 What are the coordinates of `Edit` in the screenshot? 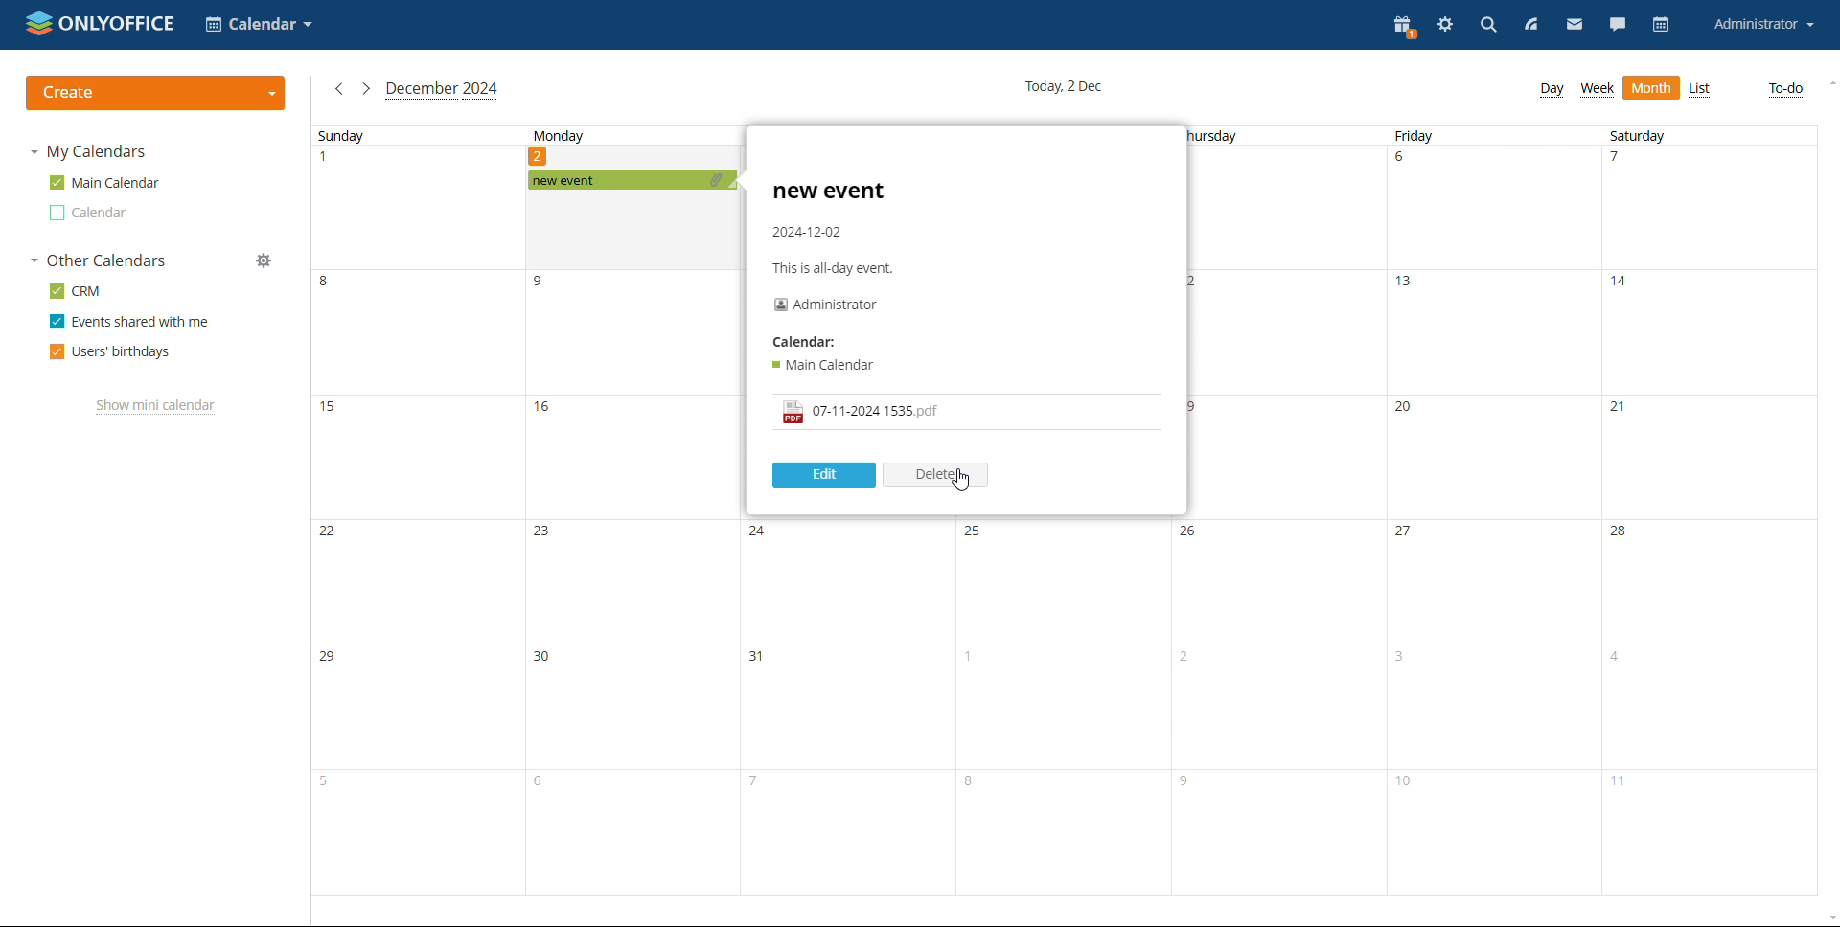 It's located at (822, 473).